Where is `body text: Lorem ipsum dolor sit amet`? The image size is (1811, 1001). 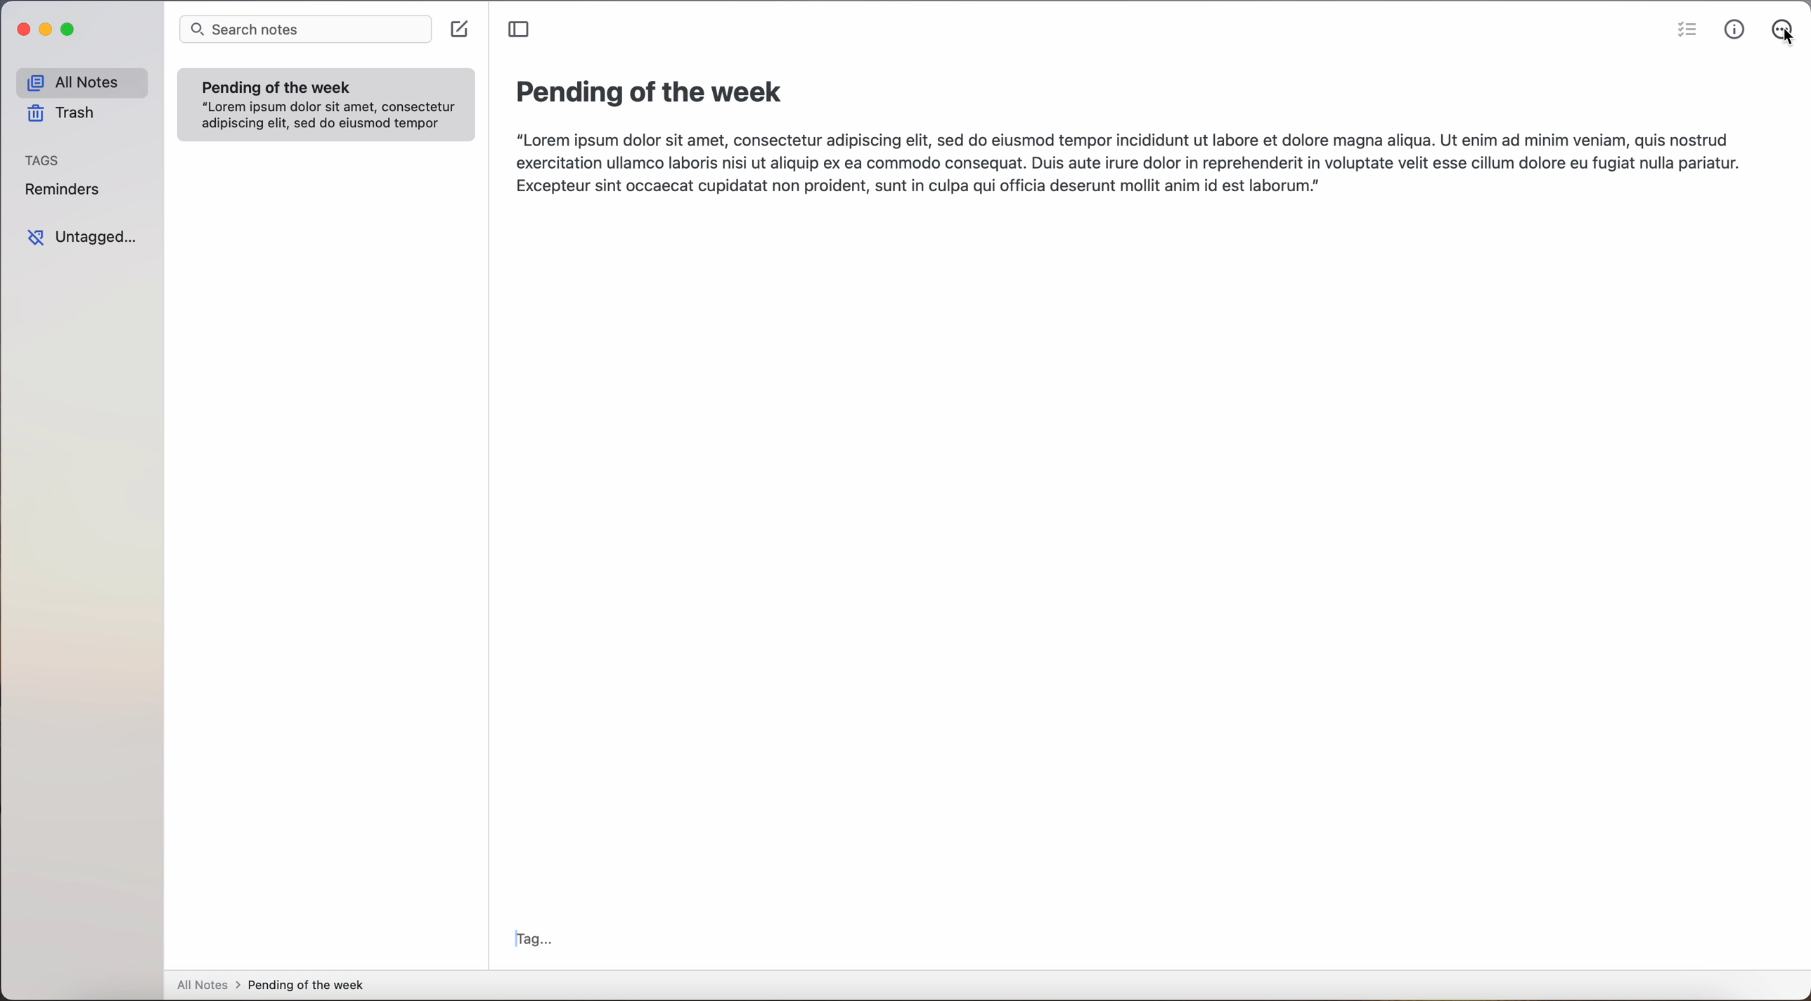 body text: Lorem ipsum dolor sit amet is located at coordinates (1125, 162).